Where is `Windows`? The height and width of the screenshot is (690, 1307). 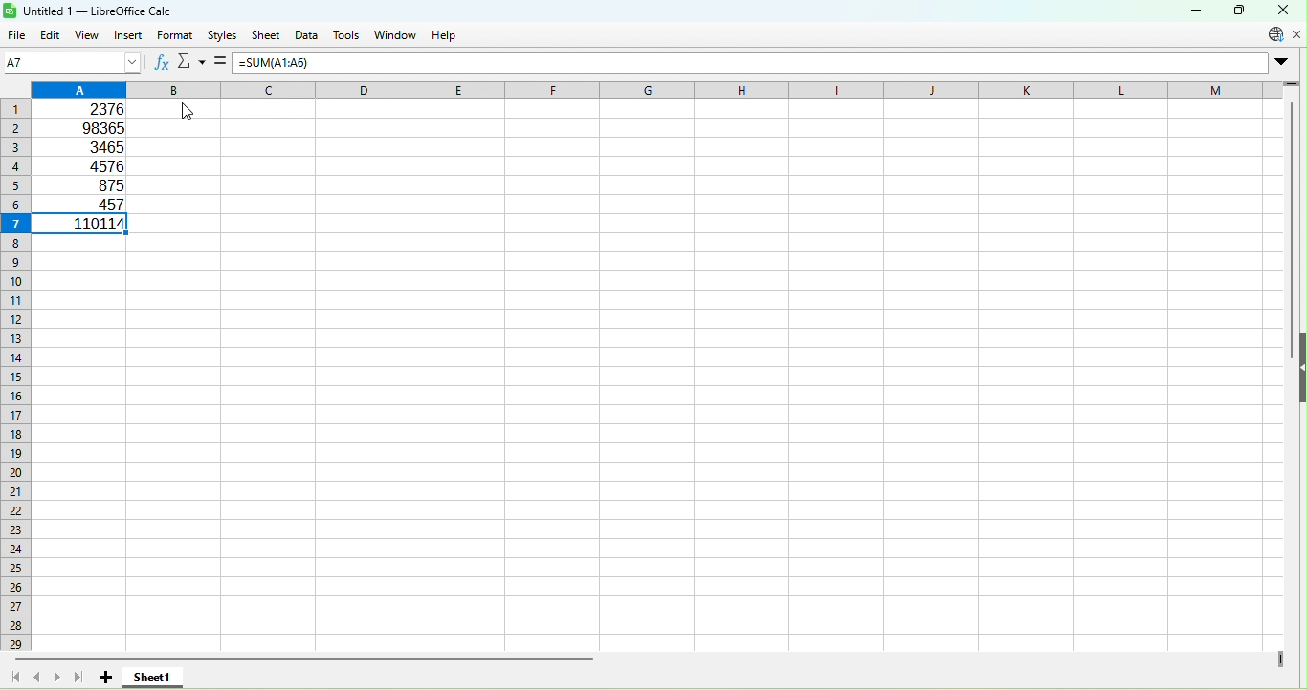 Windows is located at coordinates (398, 34).